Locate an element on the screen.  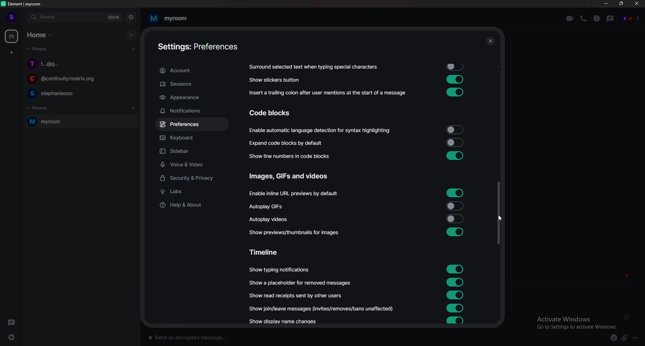
toggle is located at coordinates (456, 205).